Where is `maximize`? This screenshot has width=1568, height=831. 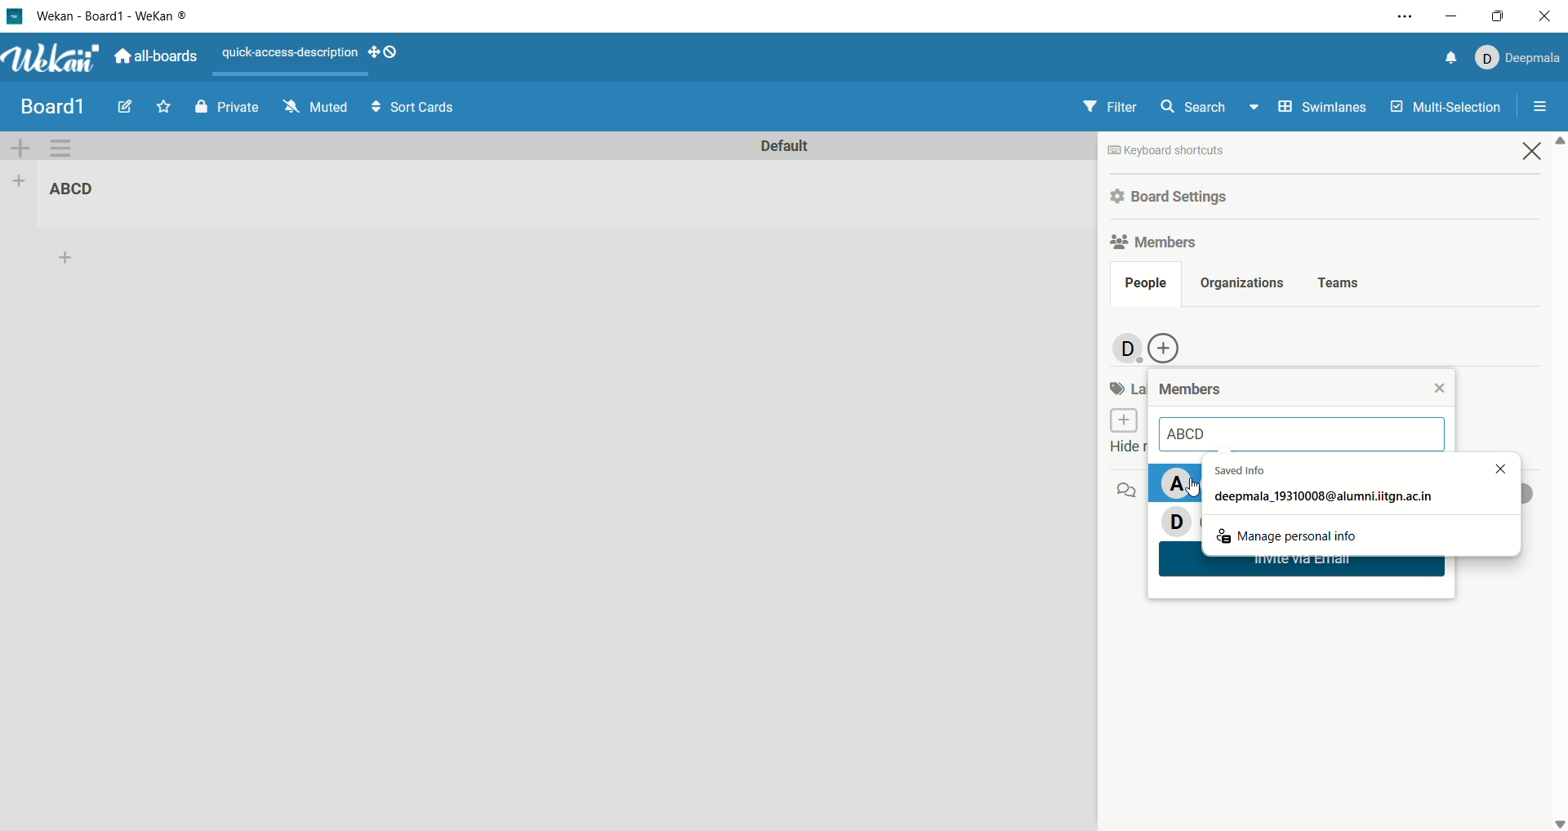 maximize is located at coordinates (1497, 16).